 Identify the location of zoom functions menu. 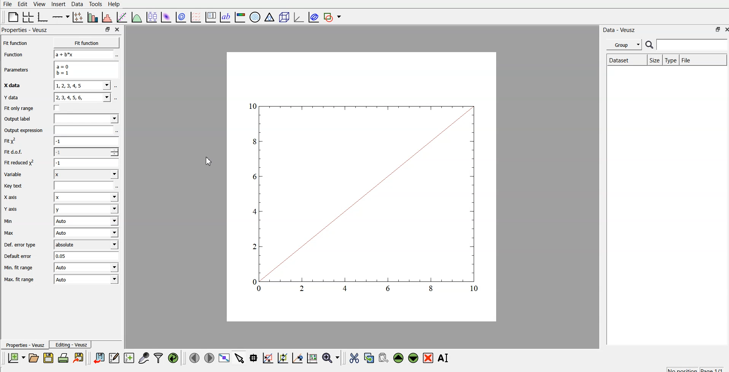
(331, 359).